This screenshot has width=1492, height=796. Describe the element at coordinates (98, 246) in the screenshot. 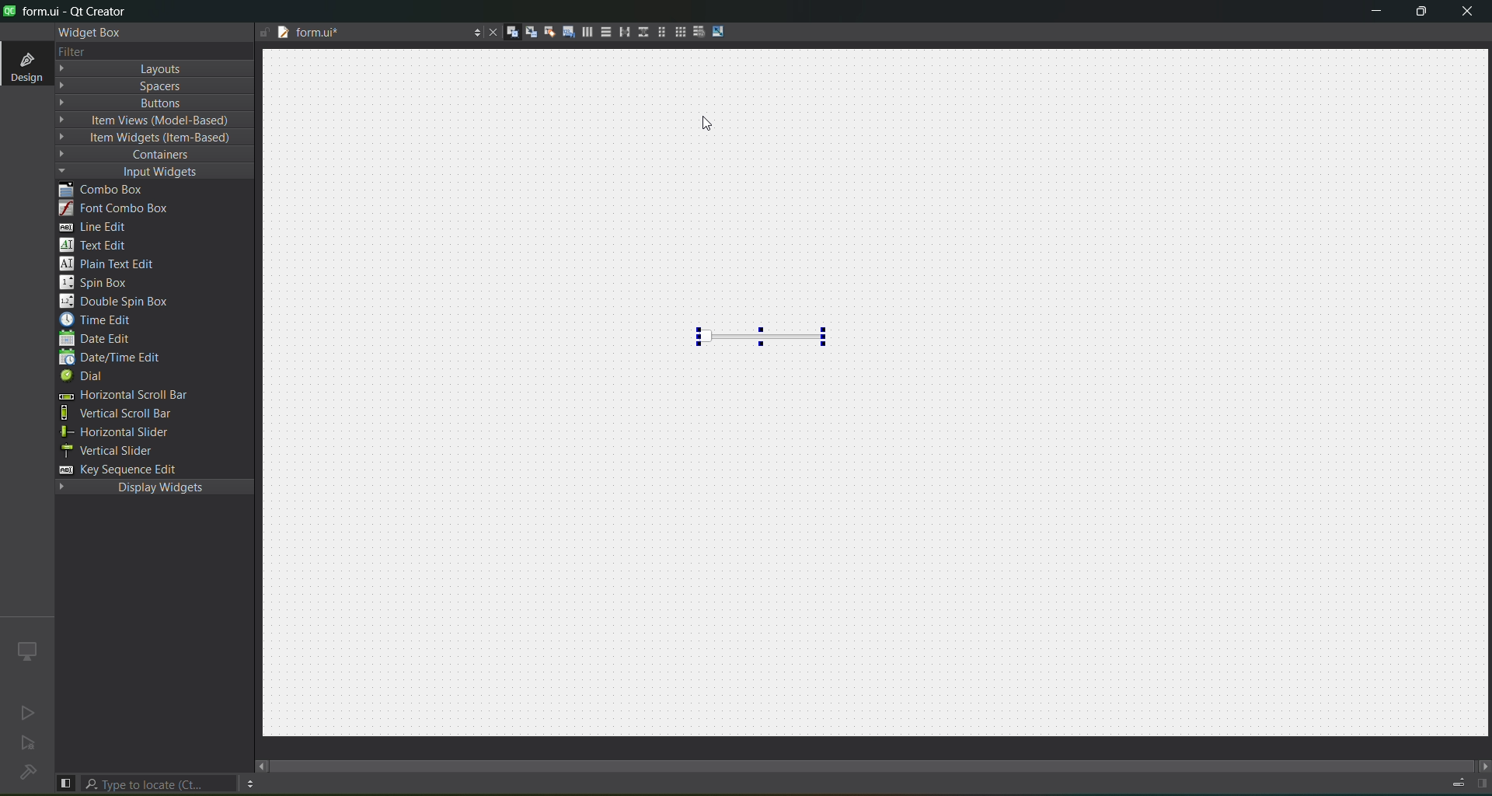

I see `text edit` at that location.